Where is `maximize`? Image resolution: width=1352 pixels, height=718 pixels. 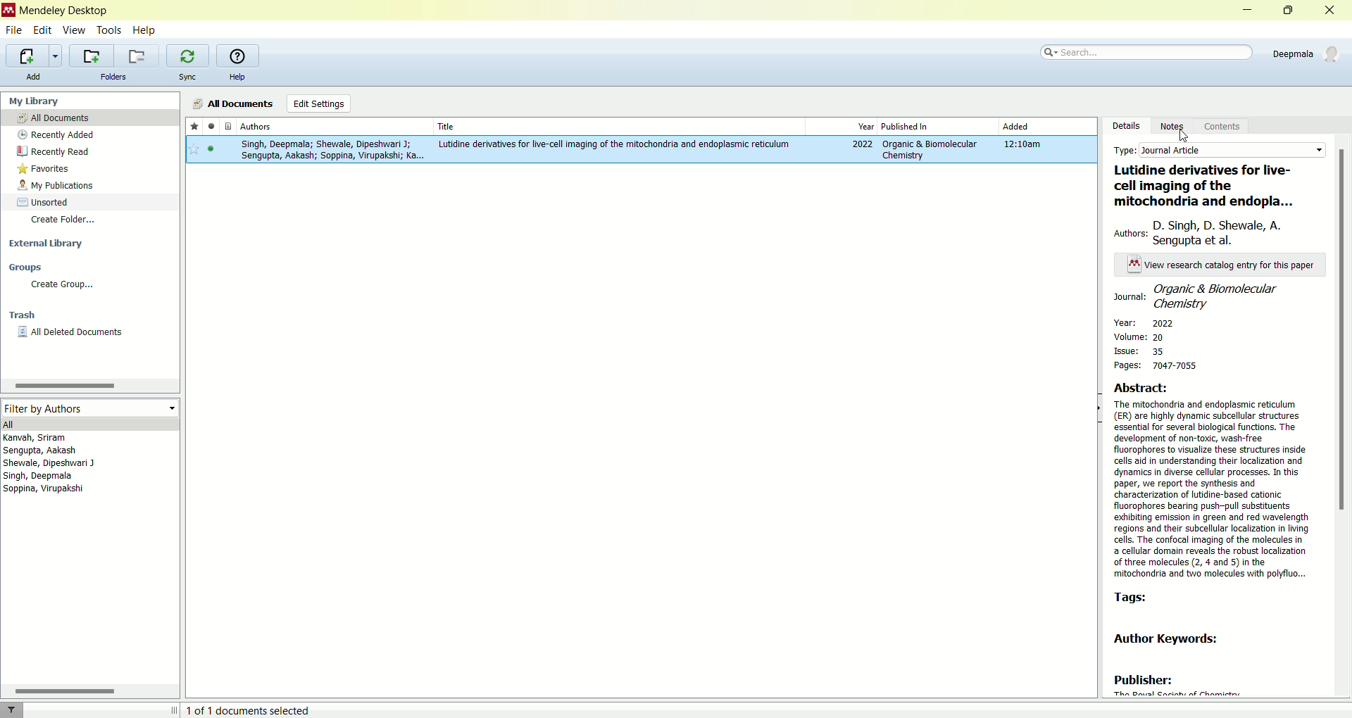
maximize is located at coordinates (1289, 9).